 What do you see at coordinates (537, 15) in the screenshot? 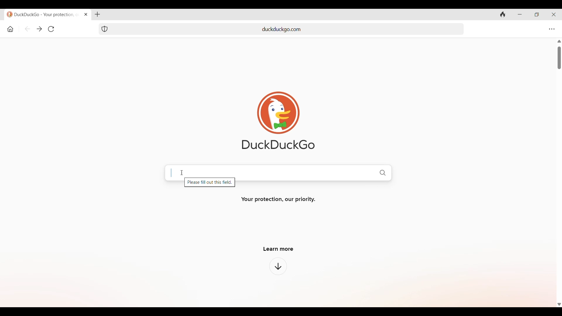
I see `Show interface in a smaller tab` at bounding box center [537, 15].